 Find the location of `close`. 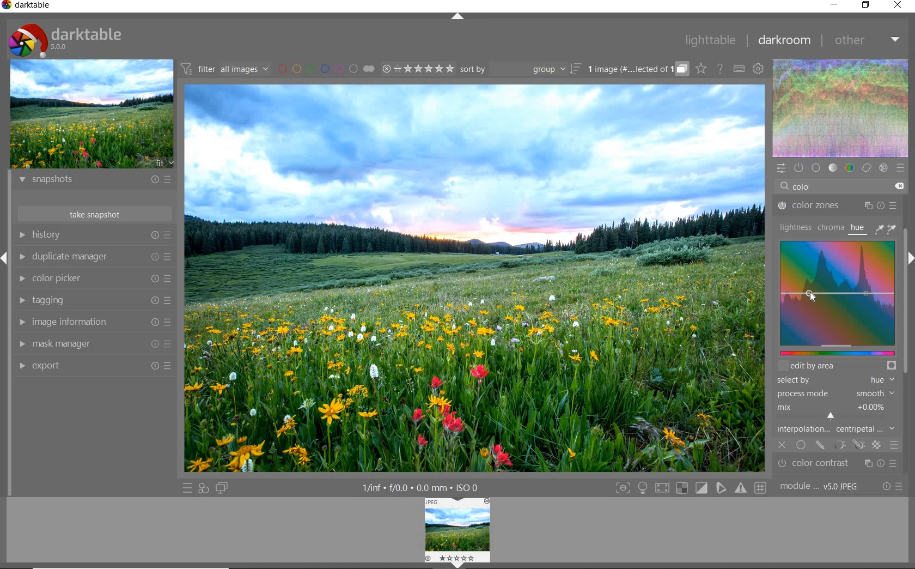

close is located at coordinates (899, 5).